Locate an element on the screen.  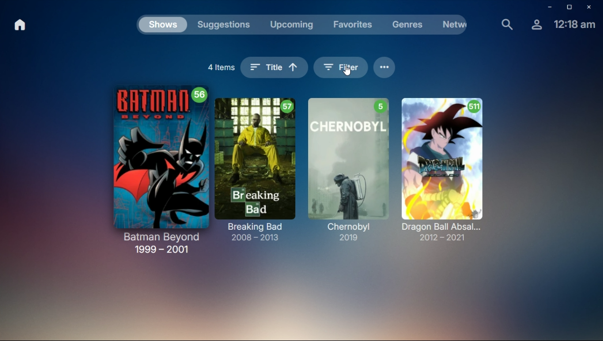
batman beyond - 1999 -201 is located at coordinates (163, 169).